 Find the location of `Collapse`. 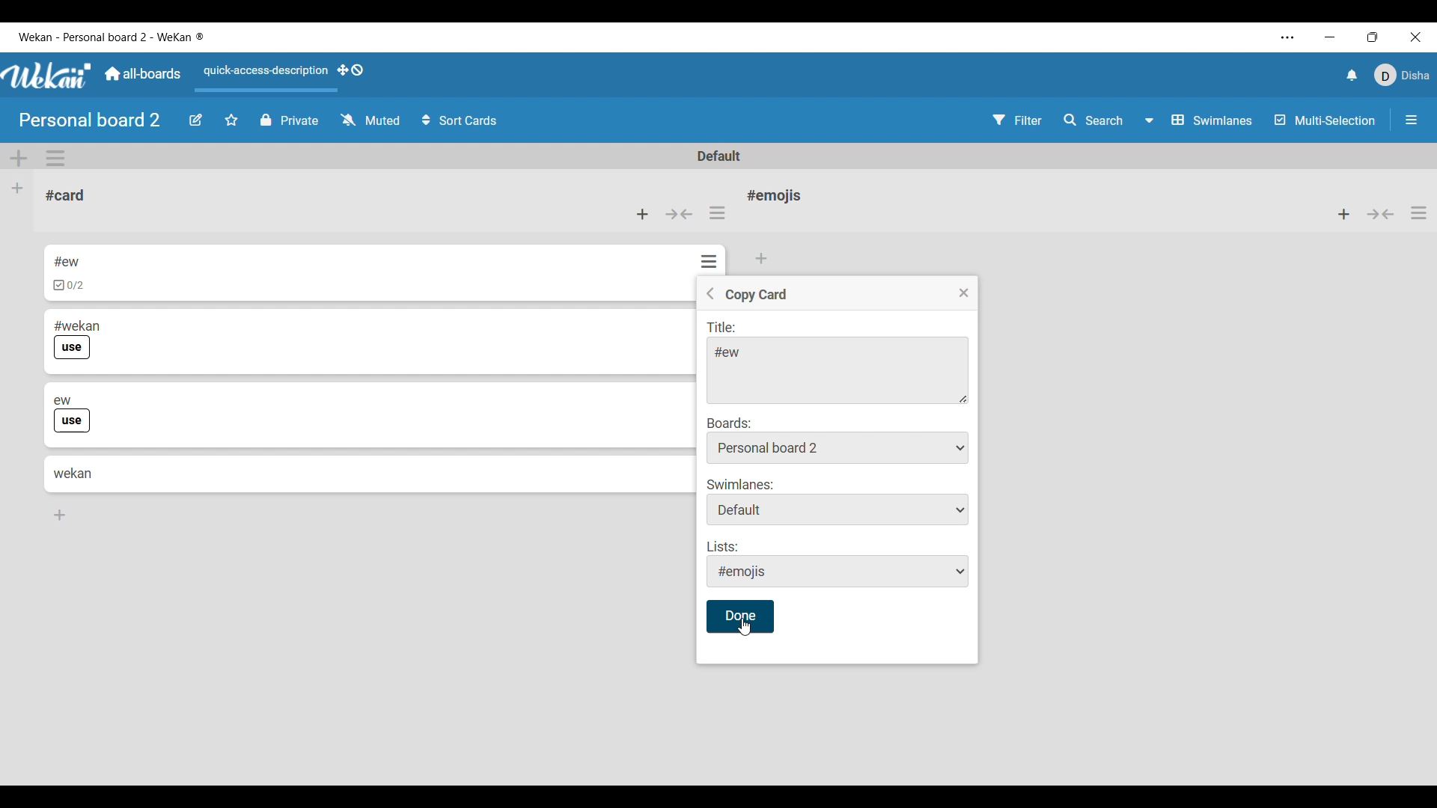

Collapse is located at coordinates (678, 215).